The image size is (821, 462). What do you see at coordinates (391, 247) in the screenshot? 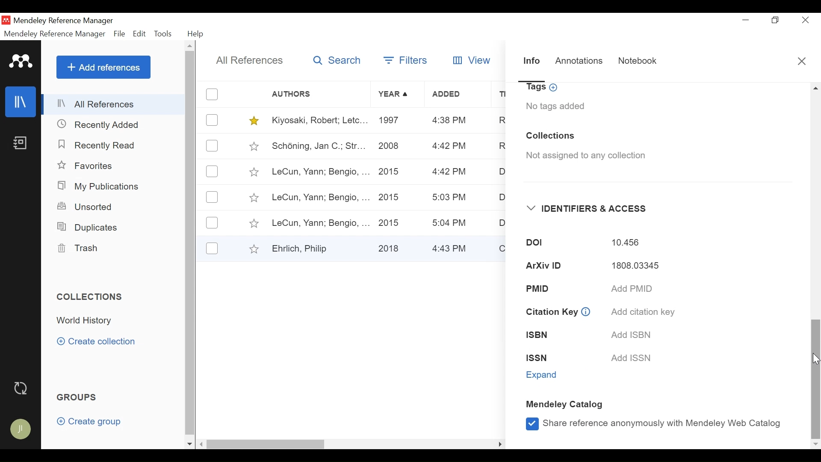
I see `2018` at bounding box center [391, 247].